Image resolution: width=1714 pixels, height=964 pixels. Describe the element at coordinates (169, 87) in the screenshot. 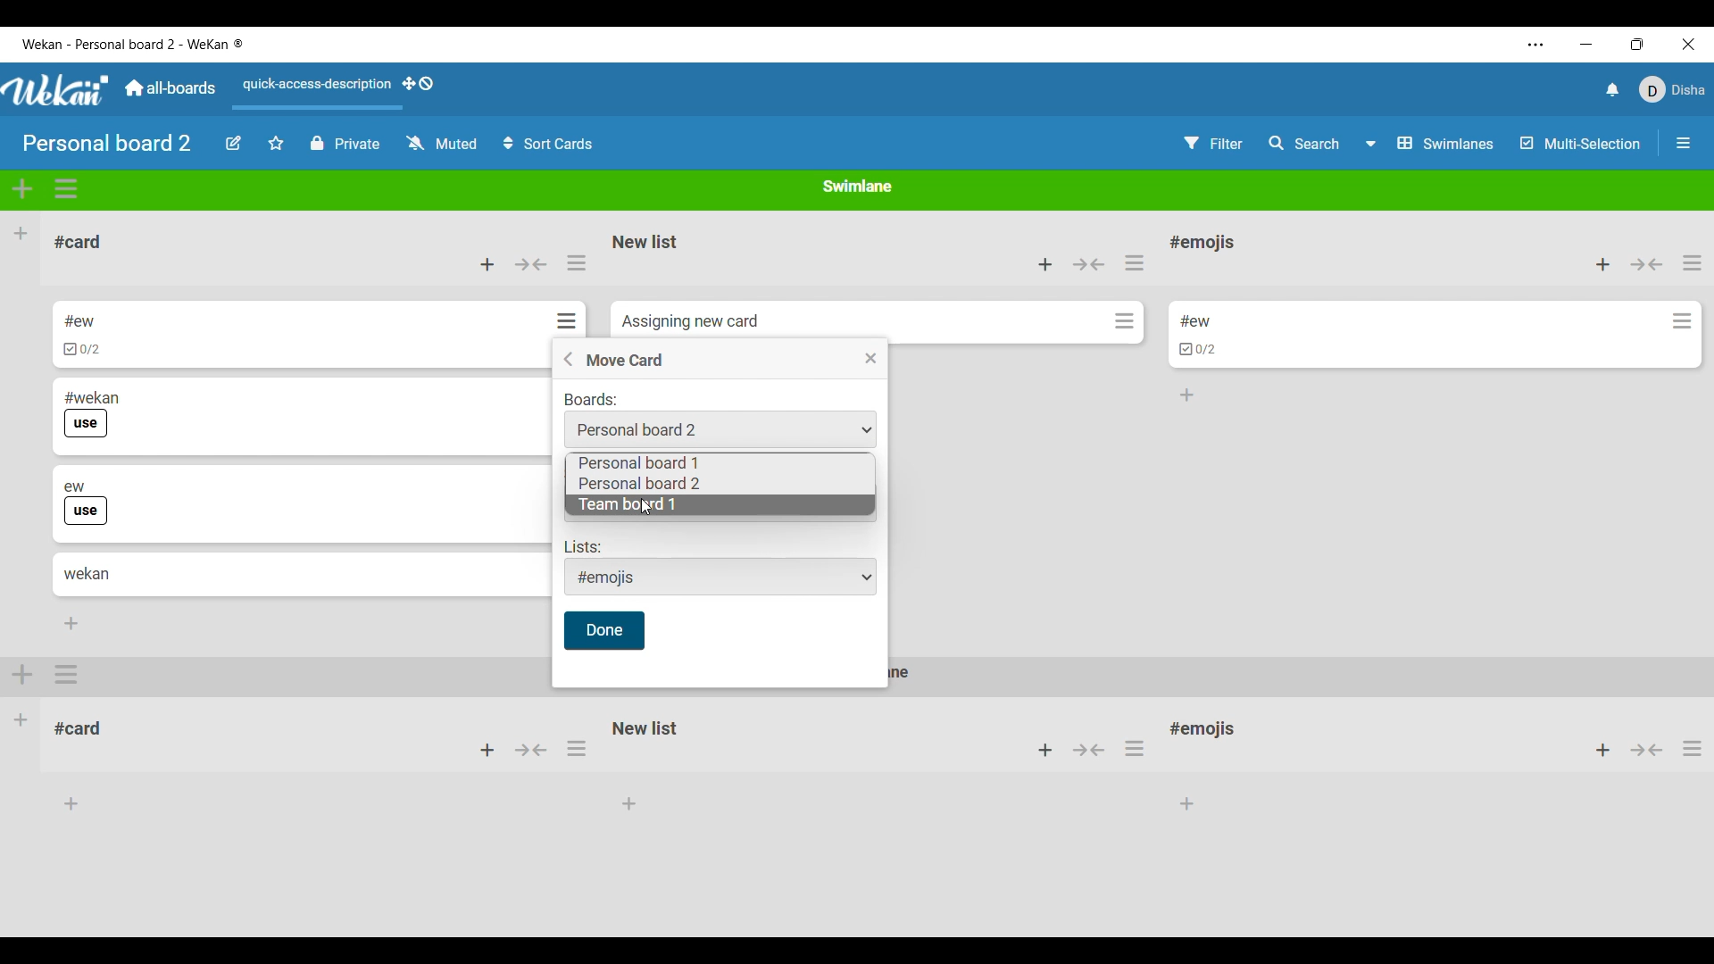

I see `Main dashboard` at that location.